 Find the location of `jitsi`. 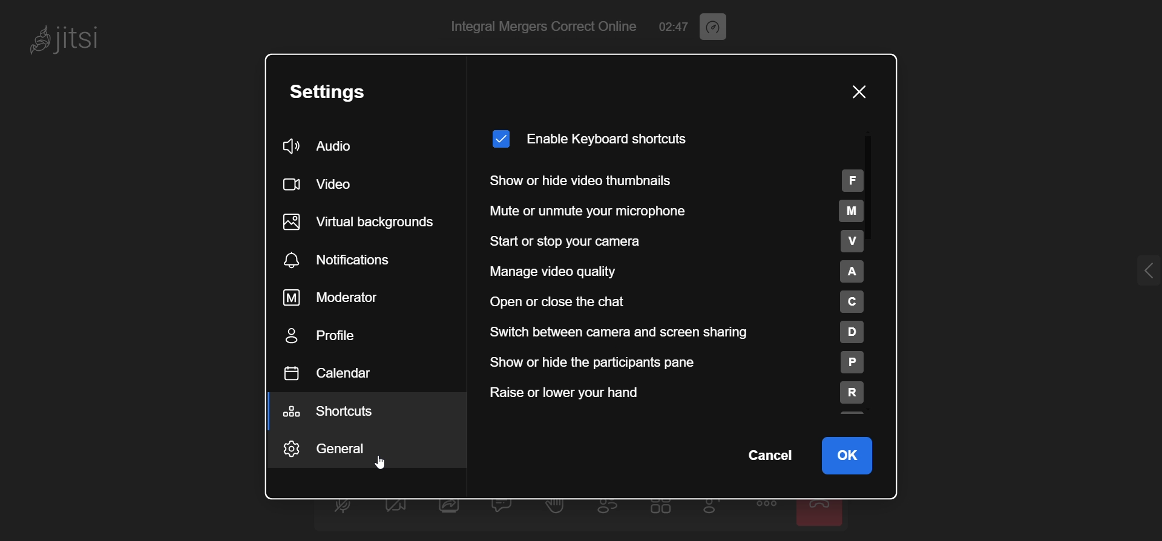

jitsi is located at coordinates (85, 44).